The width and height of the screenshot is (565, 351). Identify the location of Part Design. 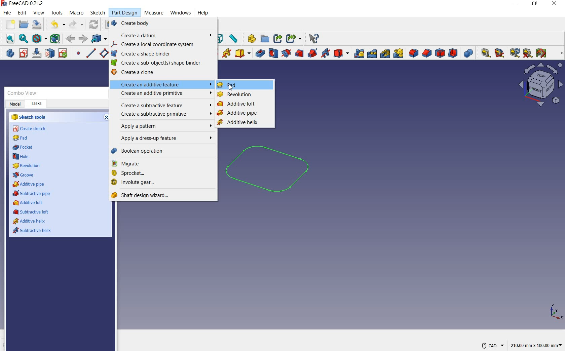
(126, 13).